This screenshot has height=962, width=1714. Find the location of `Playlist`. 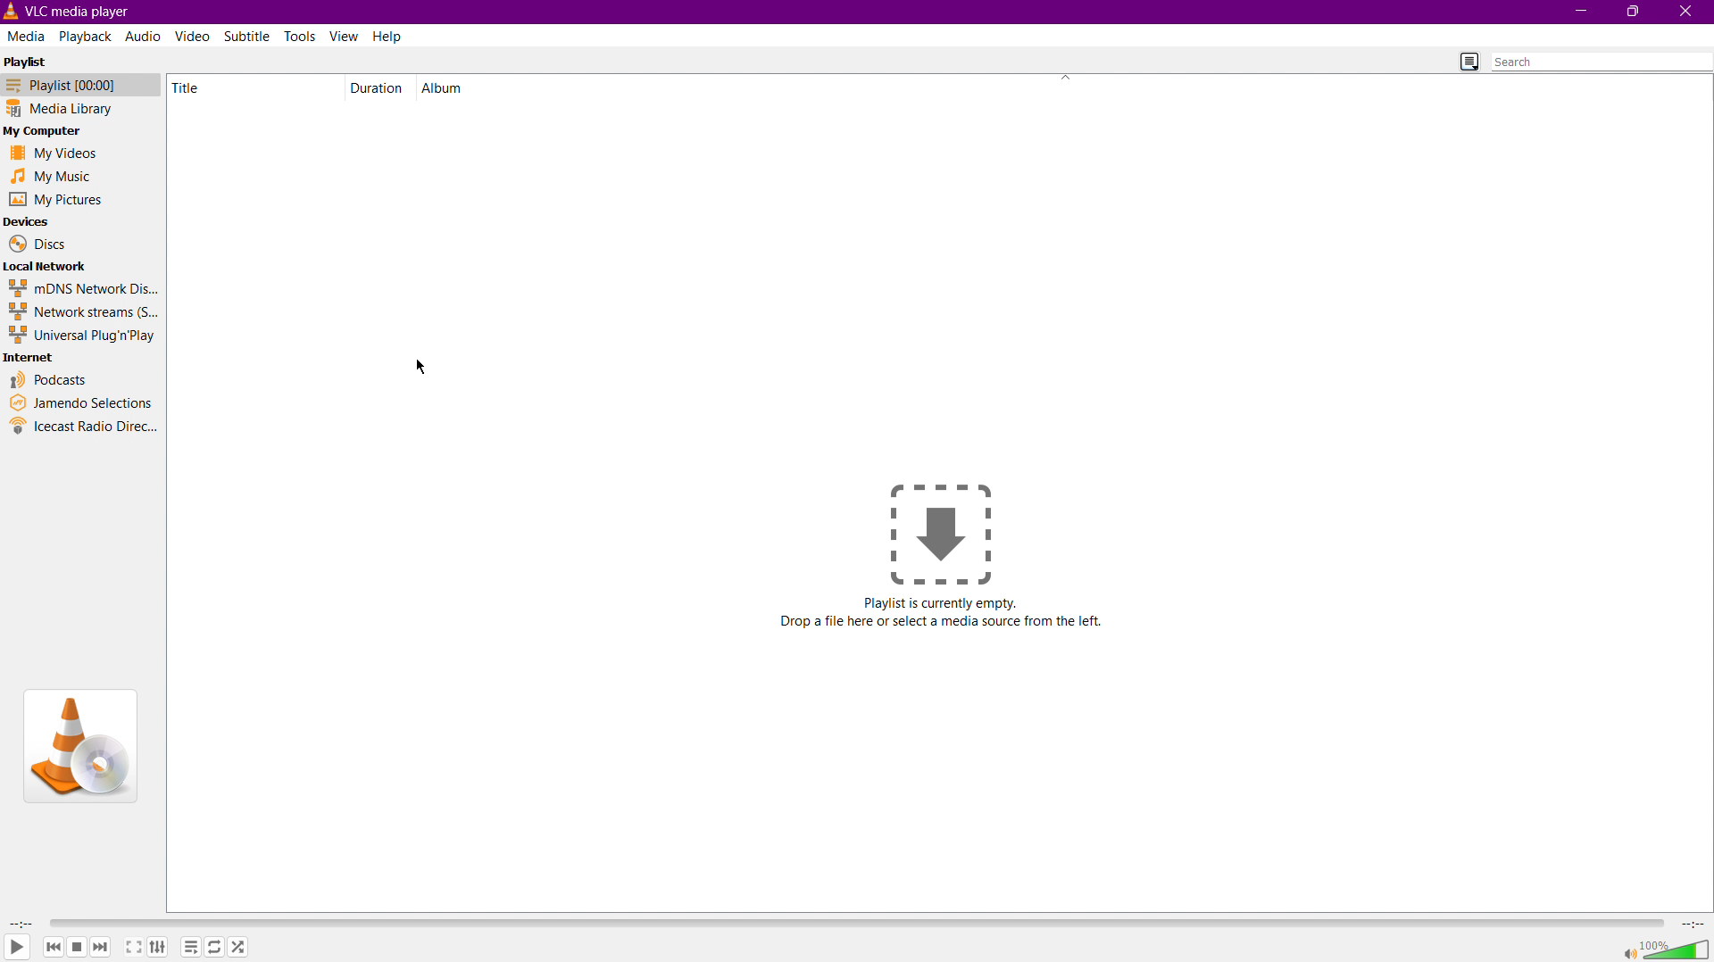

Playlist is located at coordinates (27, 60).